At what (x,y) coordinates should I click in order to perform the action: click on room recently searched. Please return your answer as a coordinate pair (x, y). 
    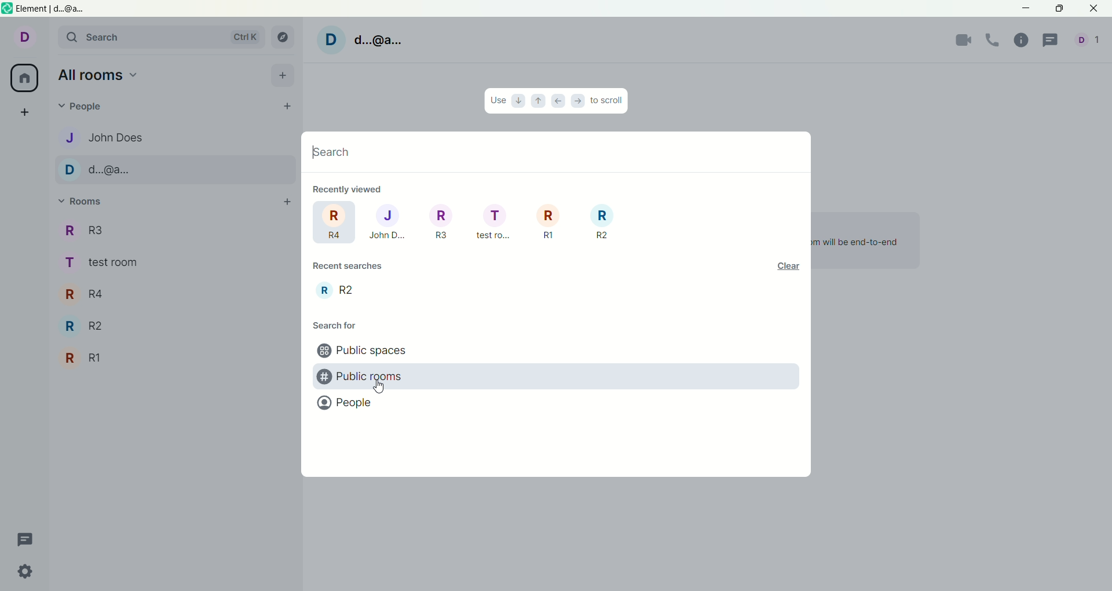
    Looking at the image, I should click on (341, 289).